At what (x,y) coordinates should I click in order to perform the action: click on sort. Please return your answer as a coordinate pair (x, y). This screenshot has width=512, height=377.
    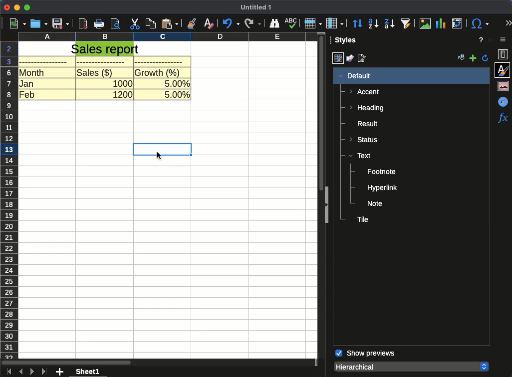
    Looking at the image, I should click on (358, 24).